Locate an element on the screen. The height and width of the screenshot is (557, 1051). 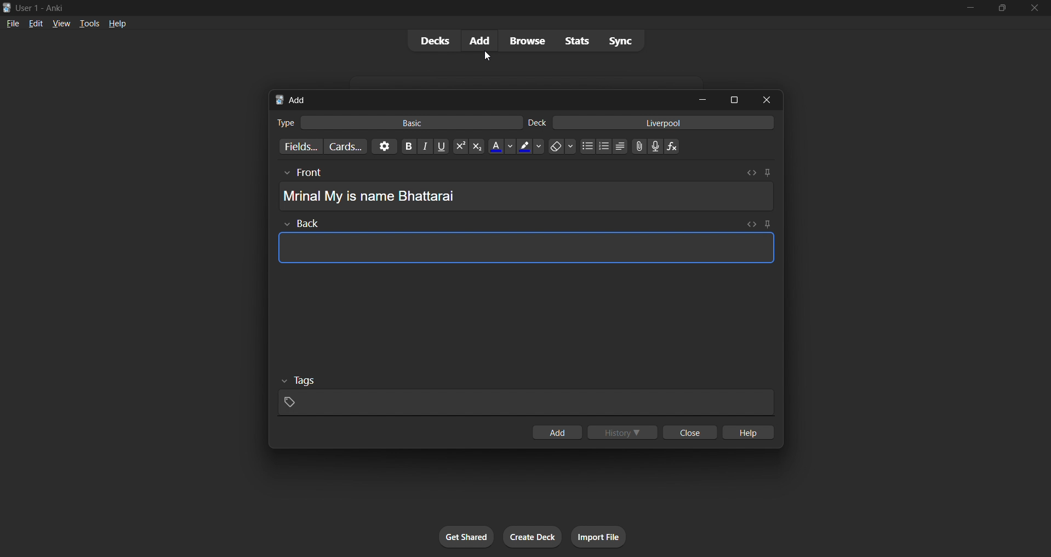
help is located at coordinates (116, 23).